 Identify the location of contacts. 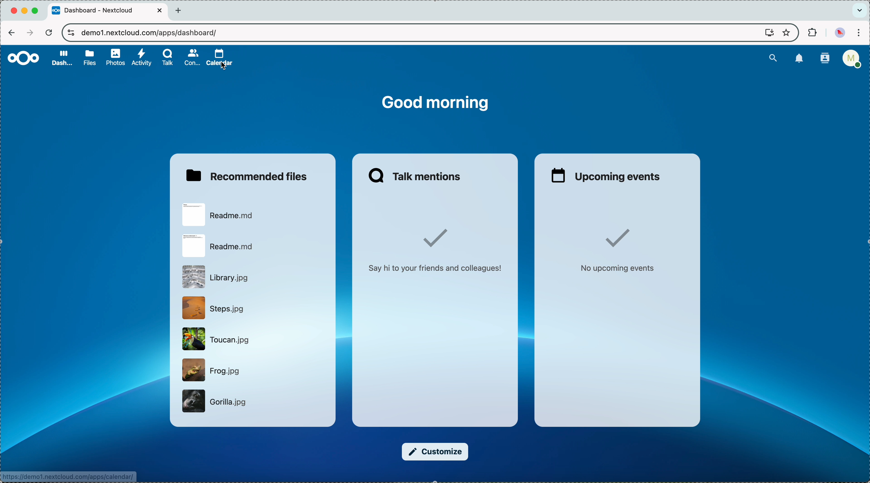
(191, 57).